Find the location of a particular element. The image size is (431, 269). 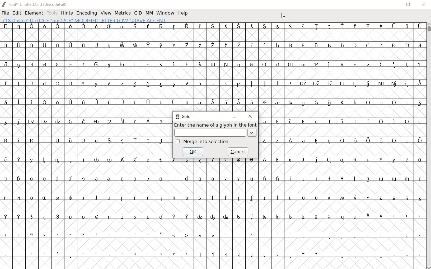

glyph characters is located at coordinates (297, 67).